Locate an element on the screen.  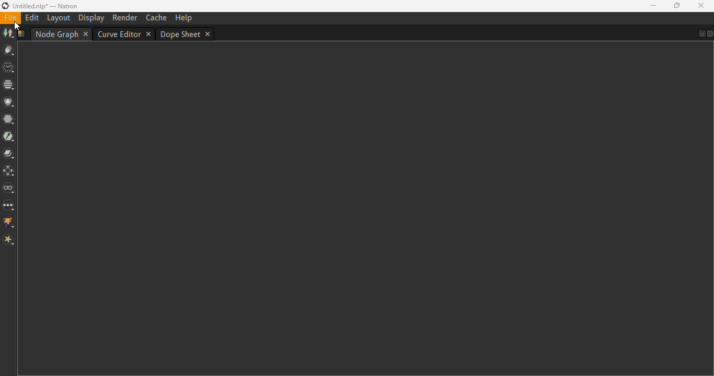
curve editor is located at coordinates (119, 34).